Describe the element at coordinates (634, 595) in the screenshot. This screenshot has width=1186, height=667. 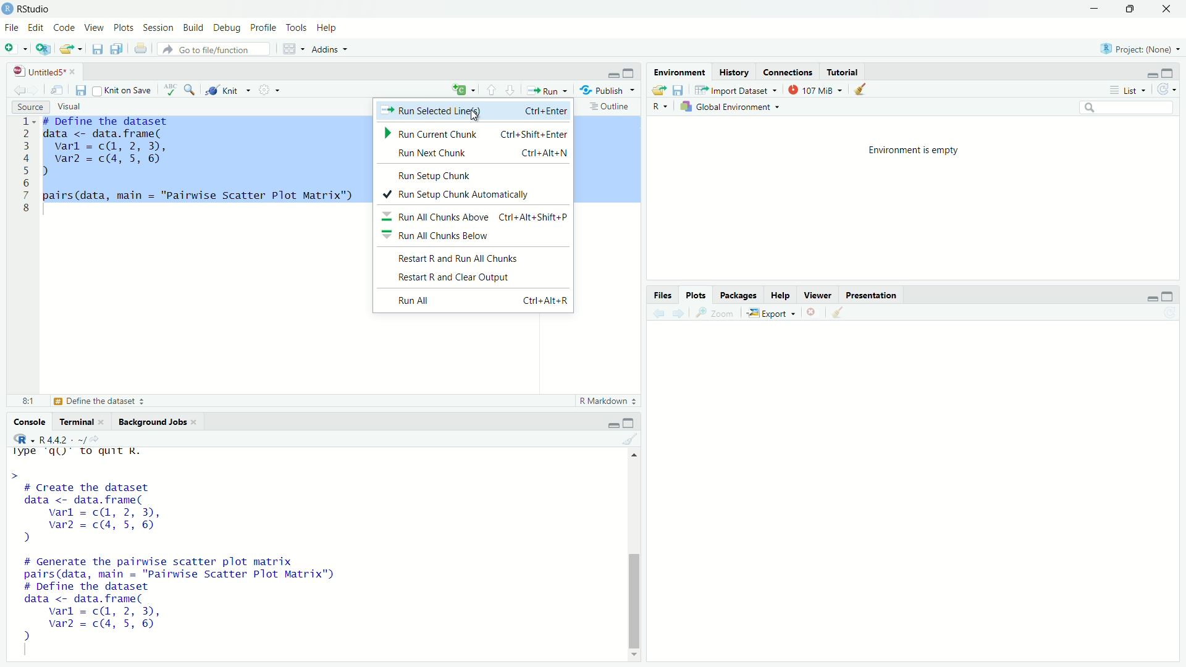
I see `Scrollbar` at that location.